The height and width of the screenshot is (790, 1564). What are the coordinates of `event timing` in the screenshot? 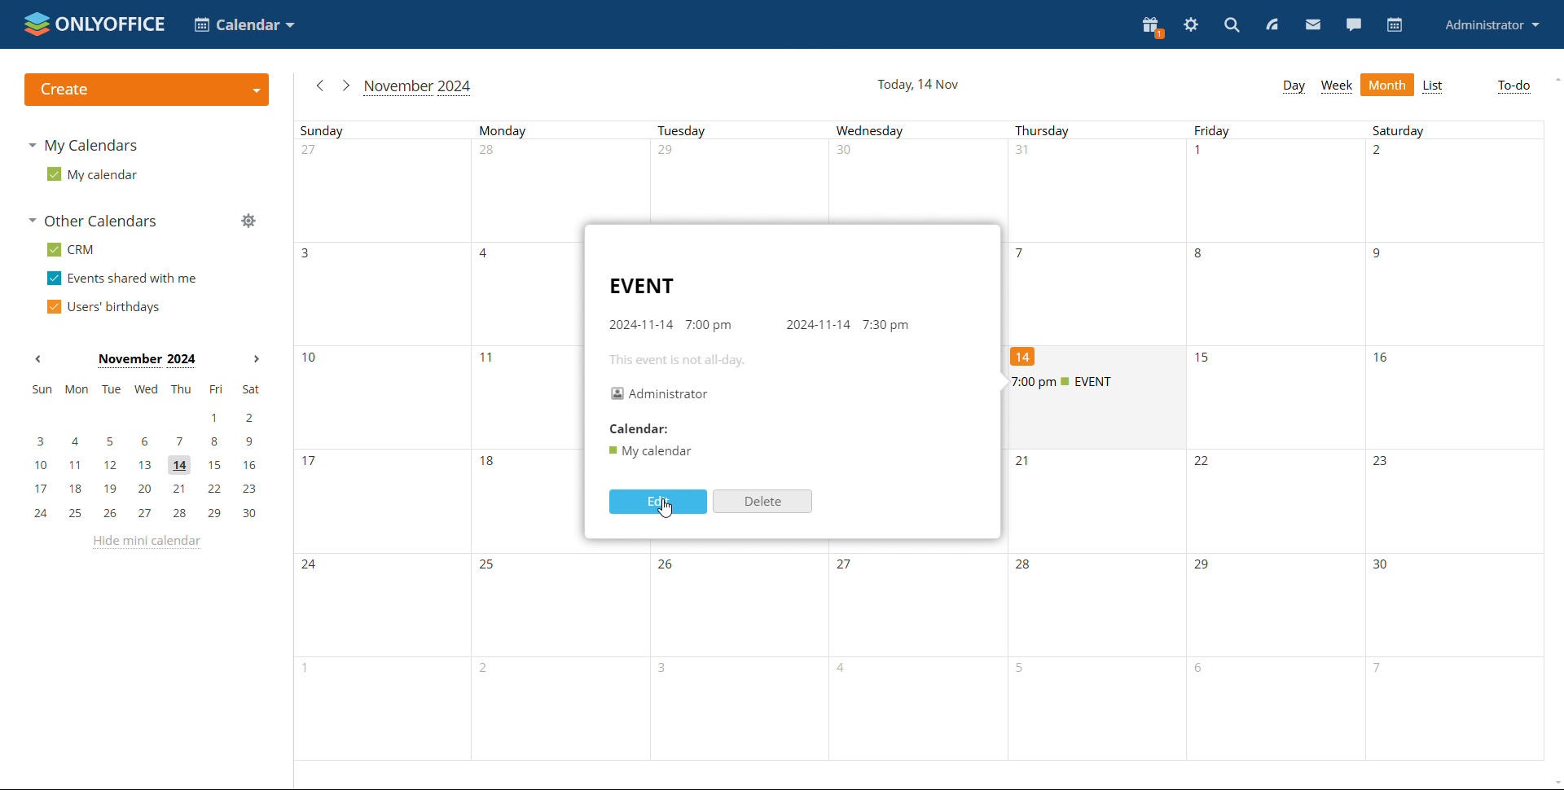 It's located at (757, 326).